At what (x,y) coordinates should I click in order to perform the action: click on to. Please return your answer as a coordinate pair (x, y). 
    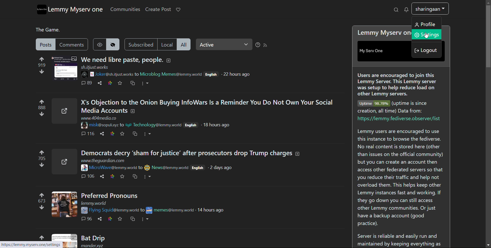
    Looking at the image, I should click on (141, 210).